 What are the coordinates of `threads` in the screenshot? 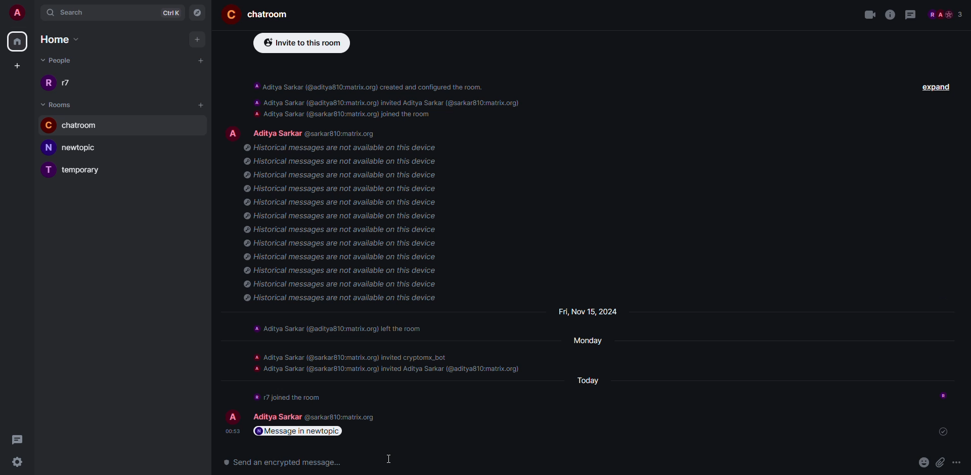 It's located at (17, 439).